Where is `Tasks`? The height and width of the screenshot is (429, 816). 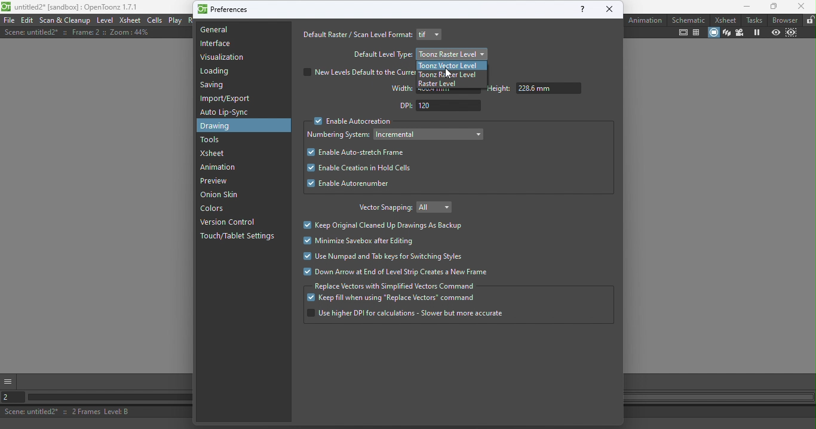
Tasks is located at coordinates (754, 19).